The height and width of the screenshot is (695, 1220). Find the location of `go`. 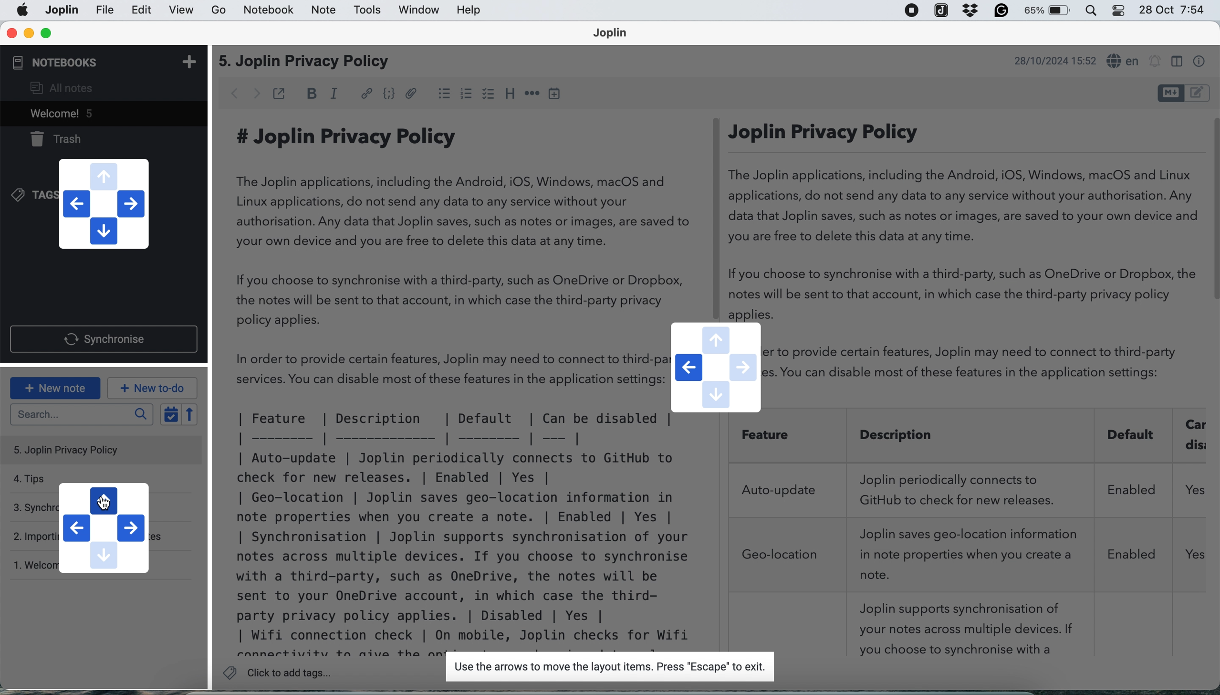

go is located at coordinates (219, 11).